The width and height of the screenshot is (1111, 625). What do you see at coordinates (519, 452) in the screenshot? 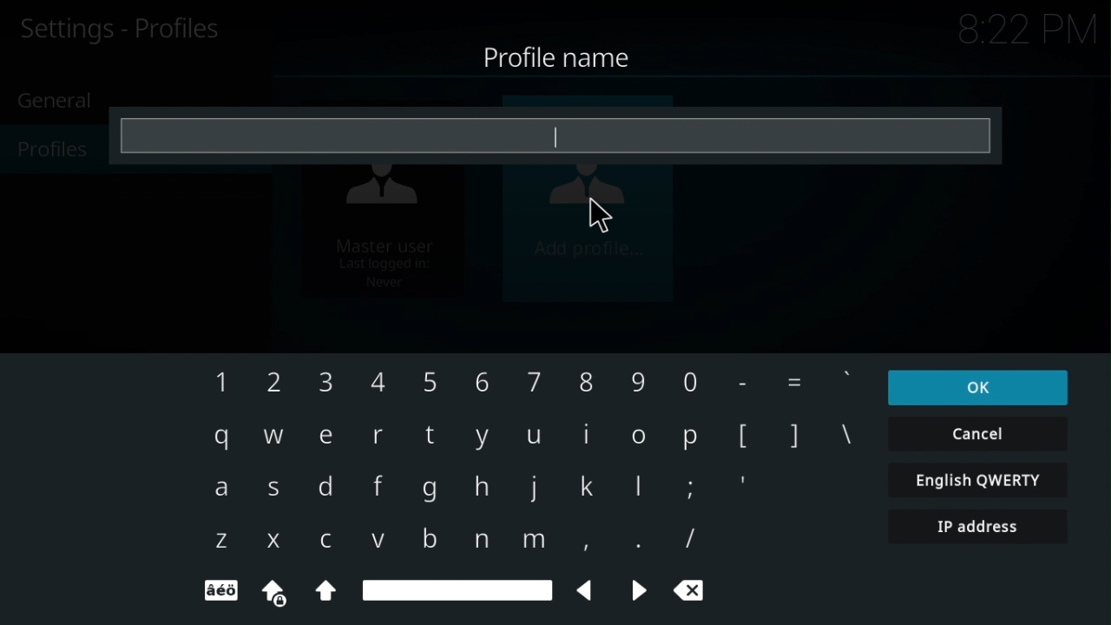
I see `onscreen keyboard` at bounding box center [519, 452].